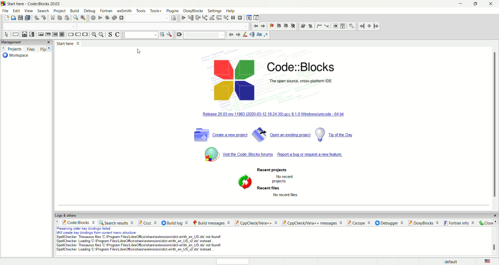 The height and width of the screenshot is (265, 499). What do you see at coordinates (125, 11) in the screenshot?
I see `wxSmith` at bounding box center [125, 11].